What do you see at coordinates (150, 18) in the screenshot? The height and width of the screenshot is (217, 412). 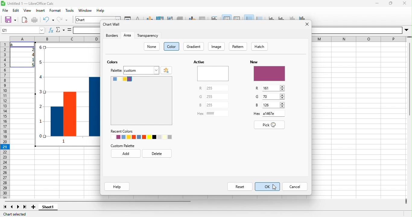 I see `chart type` at bounding box center [150, 18].